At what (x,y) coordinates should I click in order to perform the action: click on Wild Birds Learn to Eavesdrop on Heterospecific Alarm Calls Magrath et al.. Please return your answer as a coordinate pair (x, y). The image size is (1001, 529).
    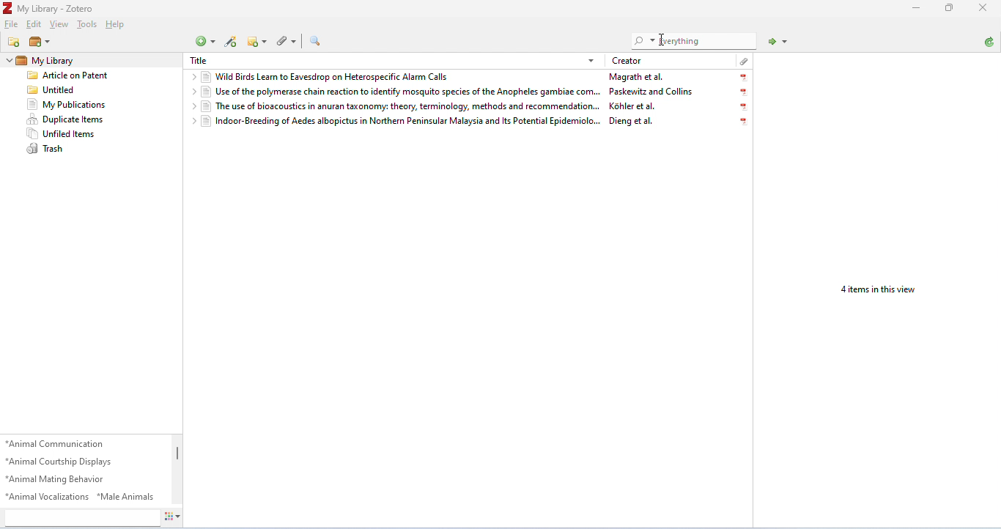
    Looking at the image, I should click on (470, 77).